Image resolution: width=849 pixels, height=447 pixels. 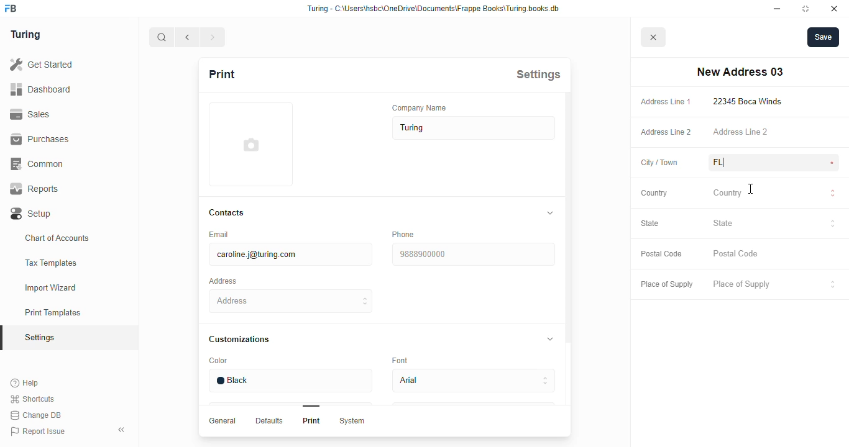 What do you see at coordinates (41, 65) in the screenshot?
I see `get started` at bounding box center [41, 65].